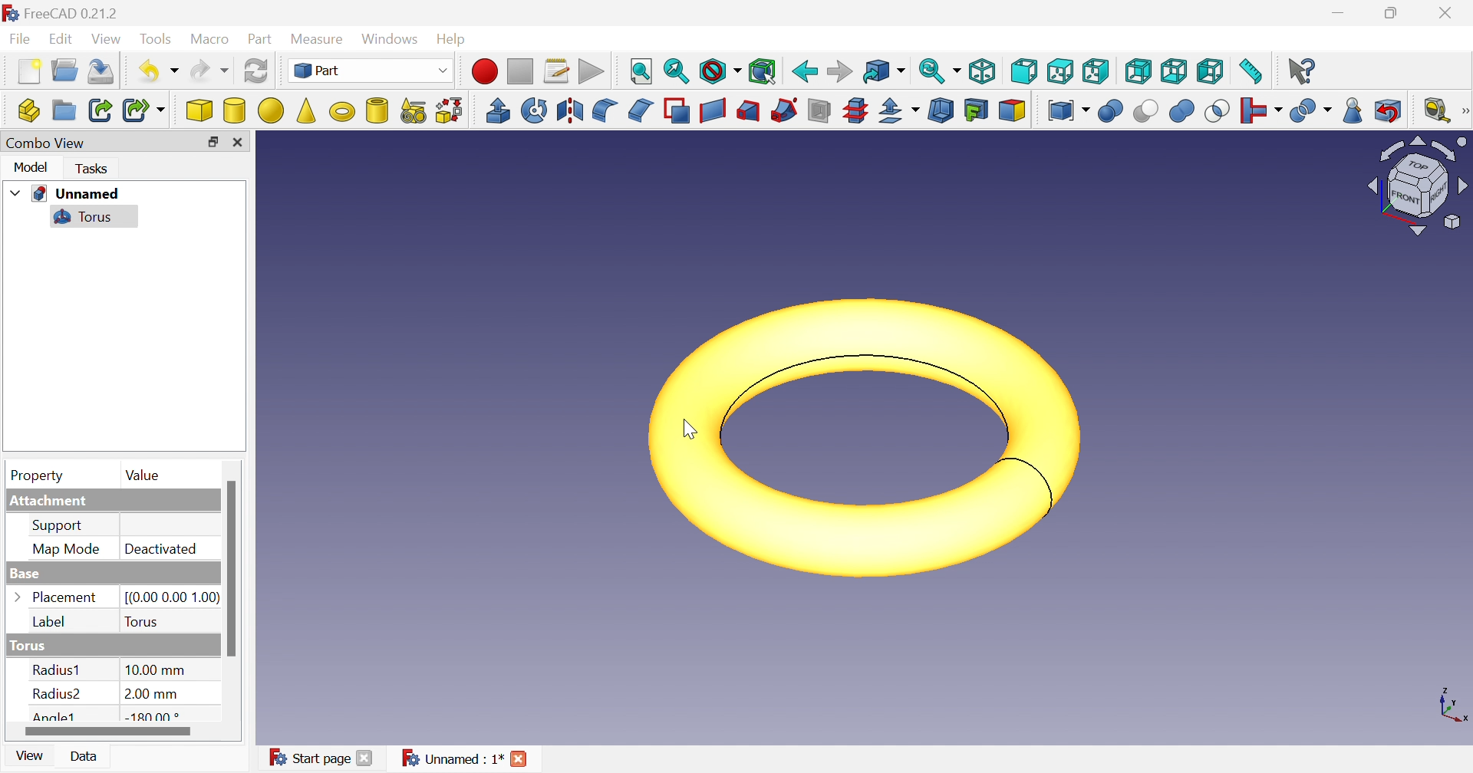  Describe the element at coordinates (855, 110) in the screenshot. I see `Sub-sections` at that location.